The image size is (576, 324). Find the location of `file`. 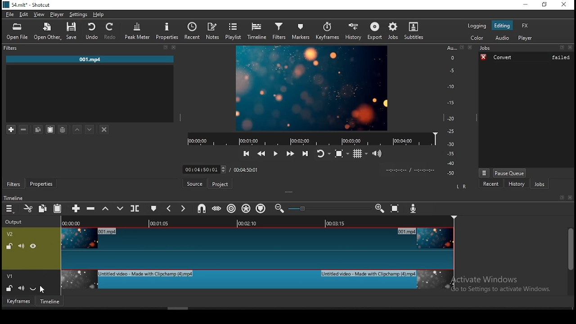

file is located at coordinates (10, 14).